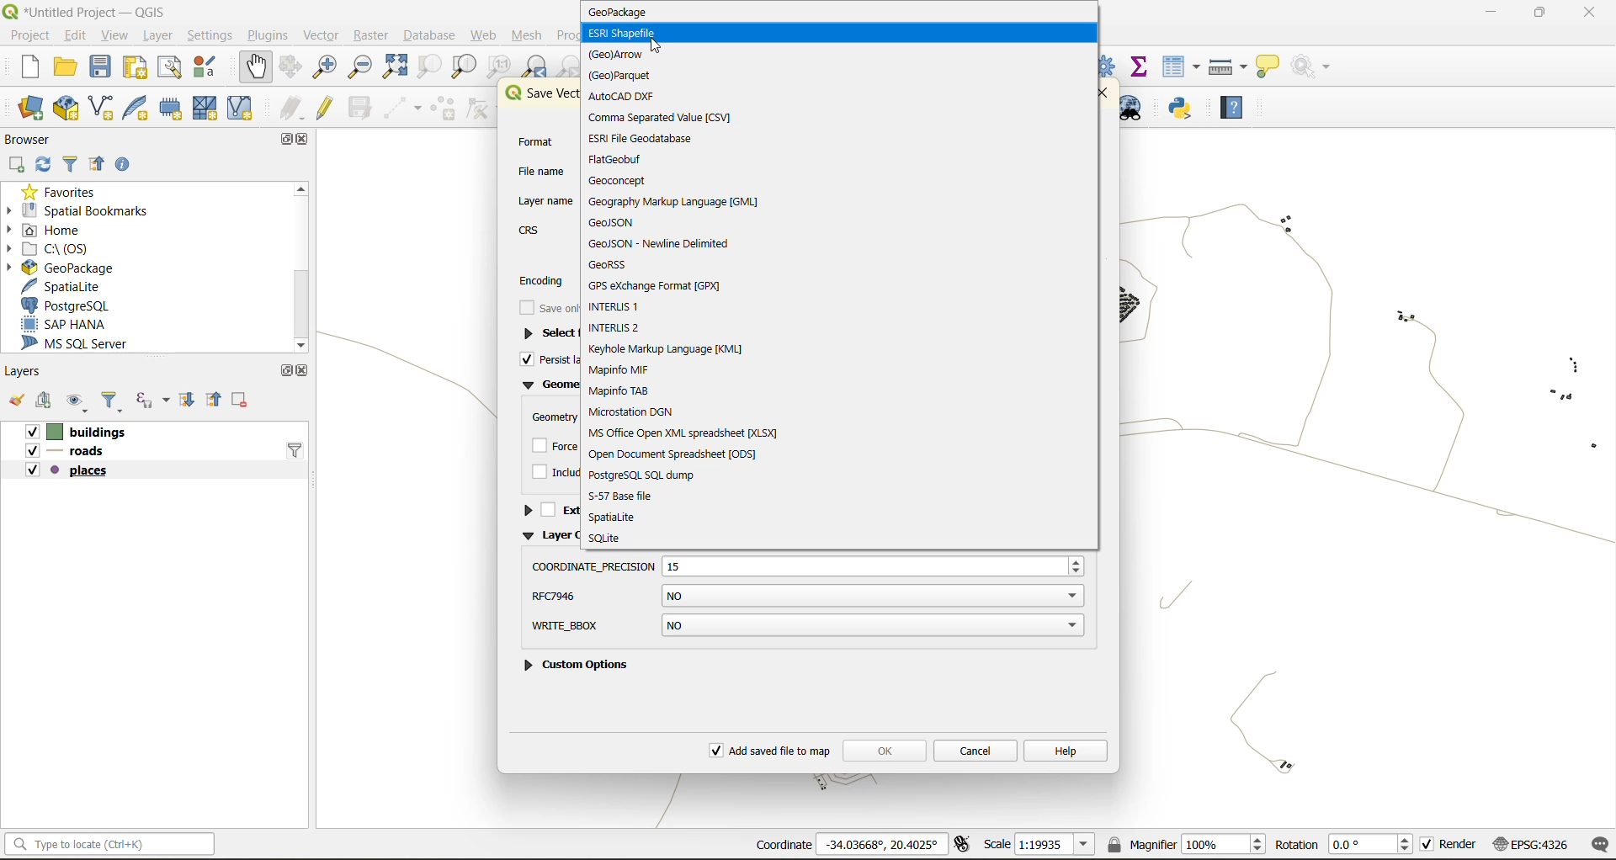  Describe the element at coordinates (330, 106) in the screenshot. I see `toggle edits` at that location.